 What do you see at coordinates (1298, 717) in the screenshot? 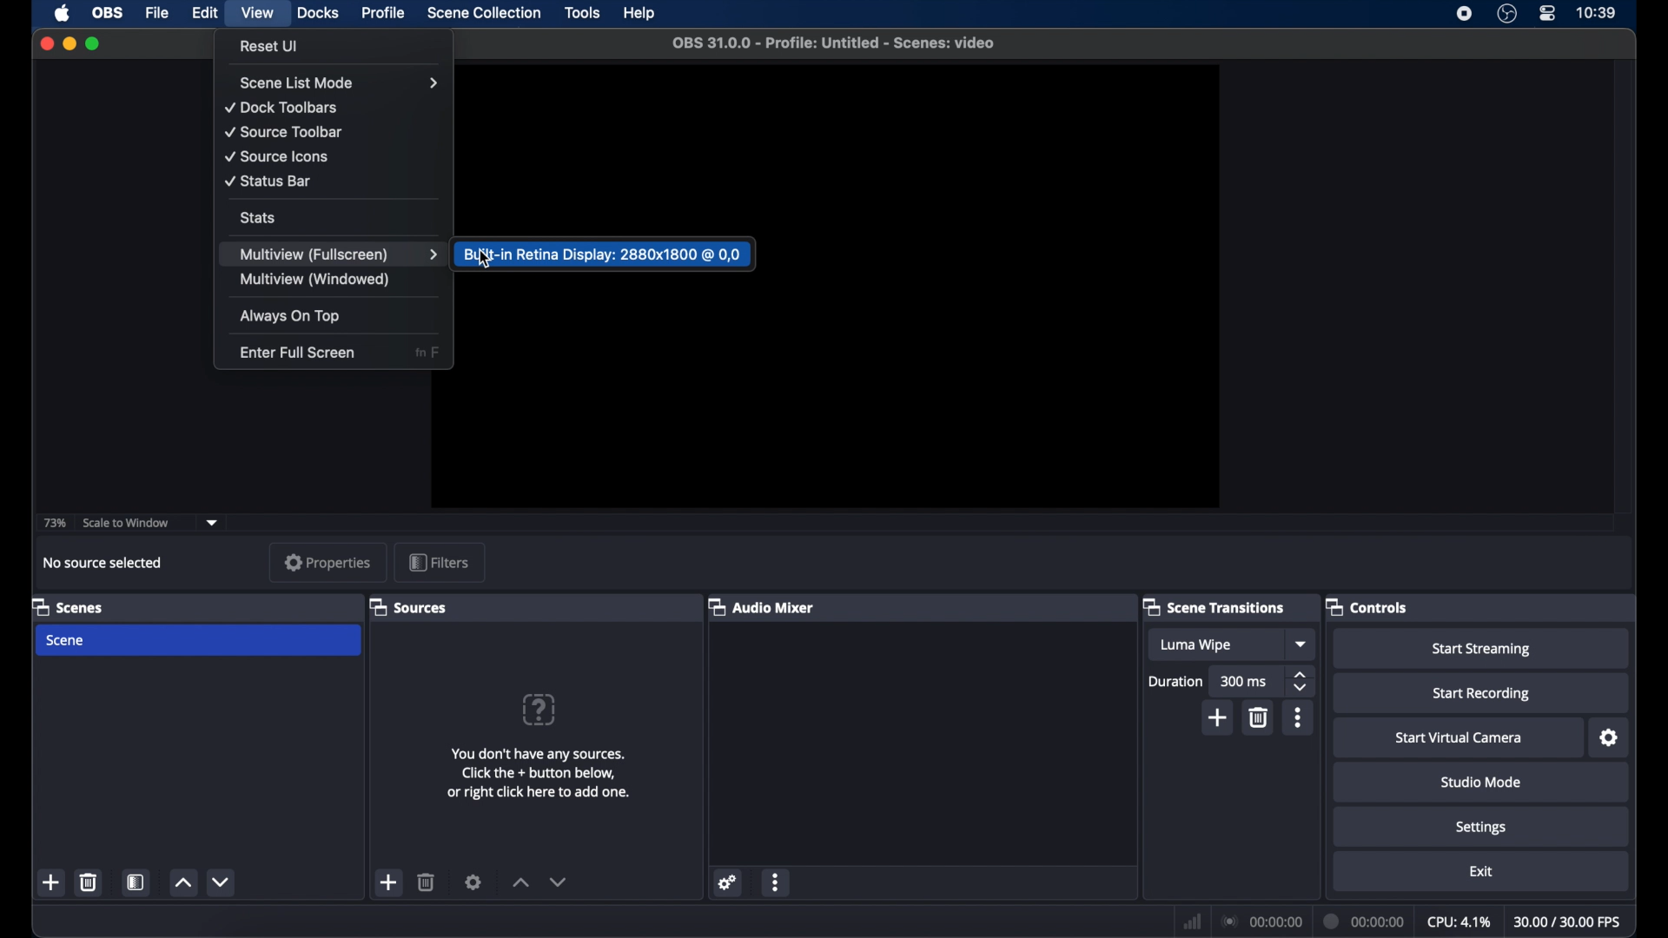
I see `more options` at bounding box center [1298, 717].